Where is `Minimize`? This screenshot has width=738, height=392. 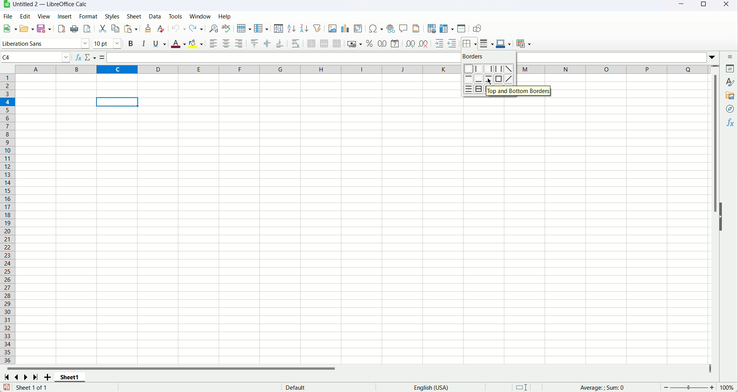
Minimize is located at coordinates (683, 5).